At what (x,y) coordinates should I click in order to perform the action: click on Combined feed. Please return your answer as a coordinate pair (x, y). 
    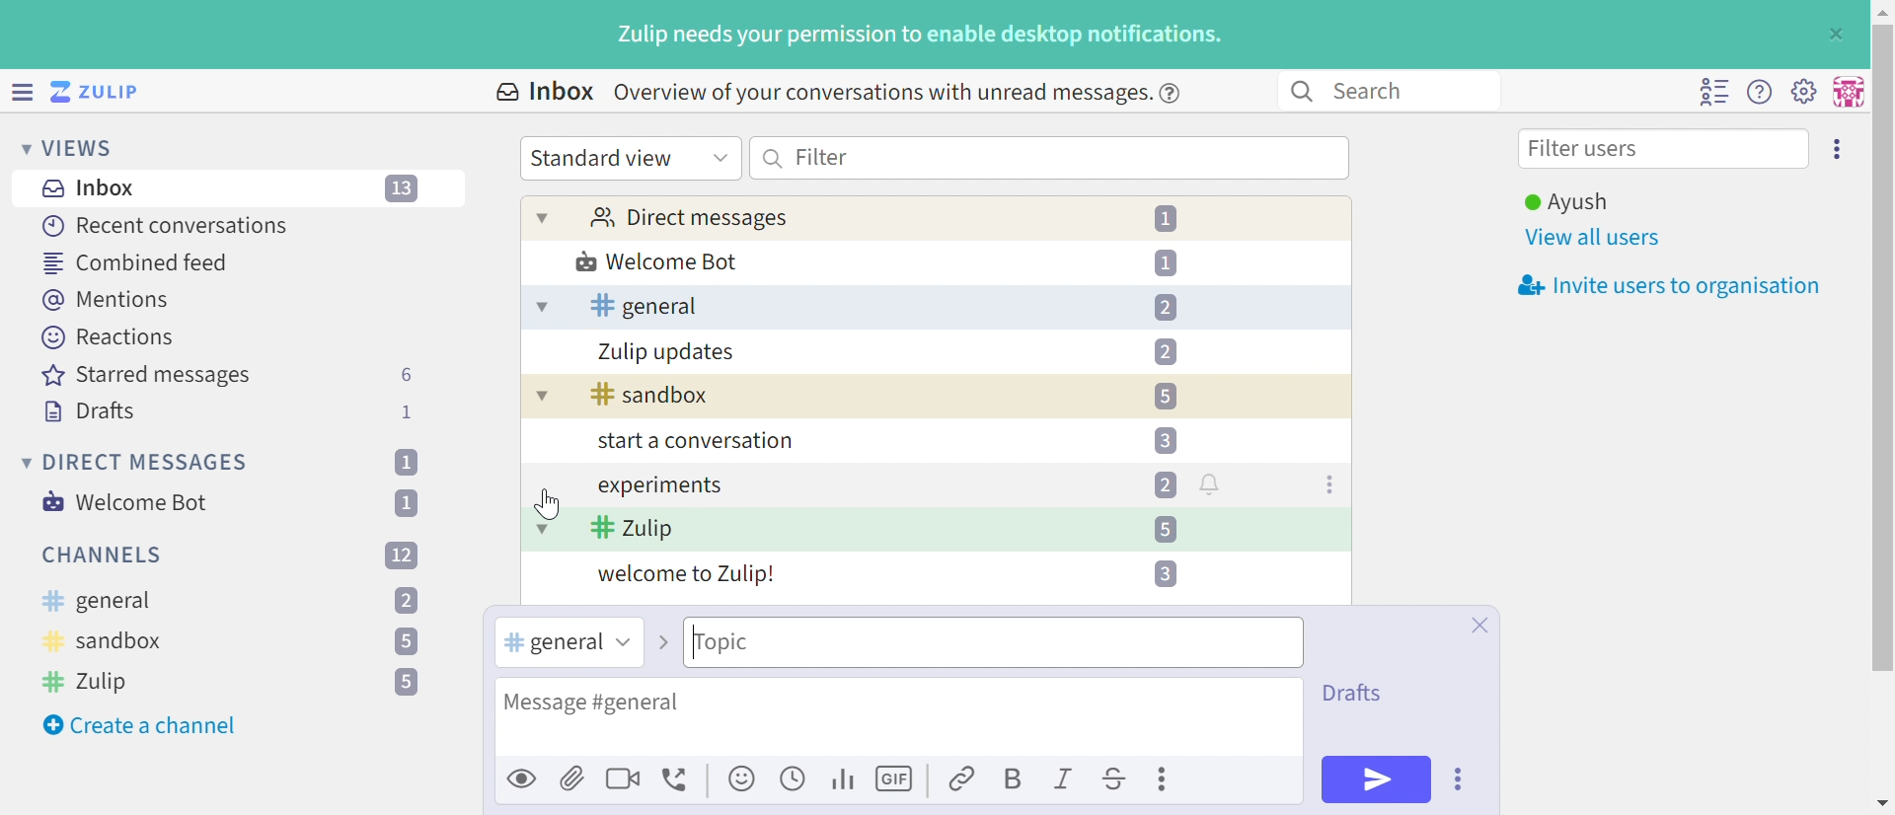
    Looking at the image, I should click on (137, 262).